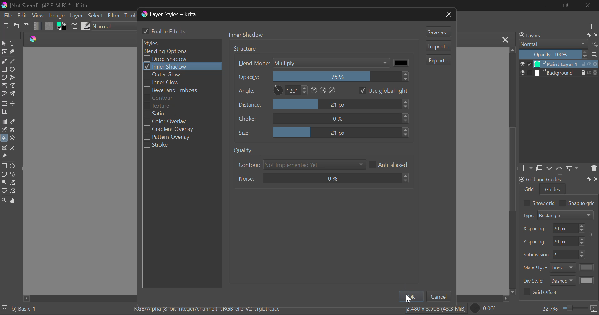 This screenshot has width=599, height=315. Describe the element at coordinates (13, 166) in the screenshot. I see `Circular Selection` at that location.